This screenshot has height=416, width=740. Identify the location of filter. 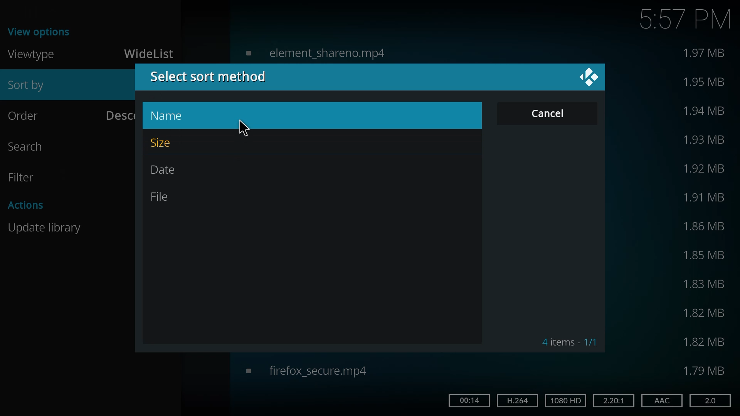
(24, 177).